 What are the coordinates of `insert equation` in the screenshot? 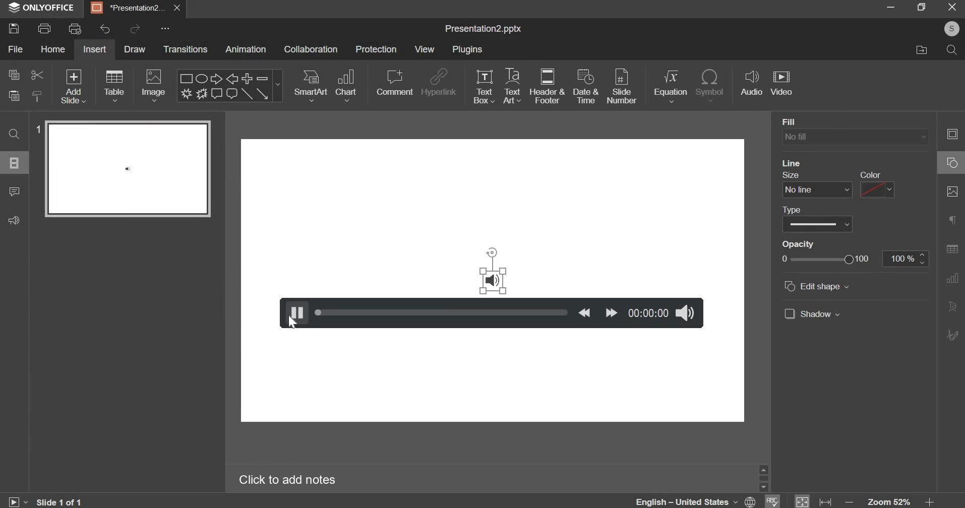 It's located at (673, 86).